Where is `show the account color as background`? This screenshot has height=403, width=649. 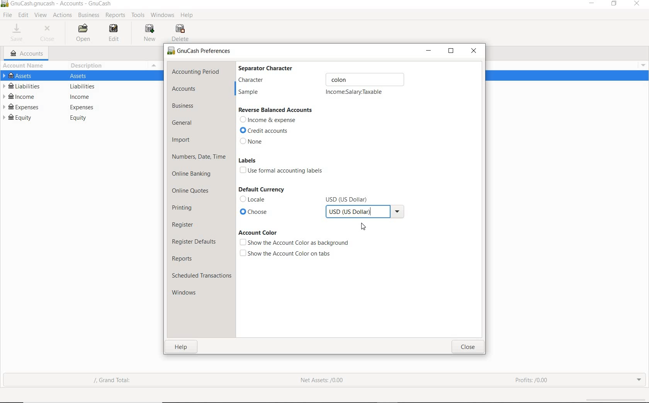
show the account color as background is located at coordinates (294, 243).